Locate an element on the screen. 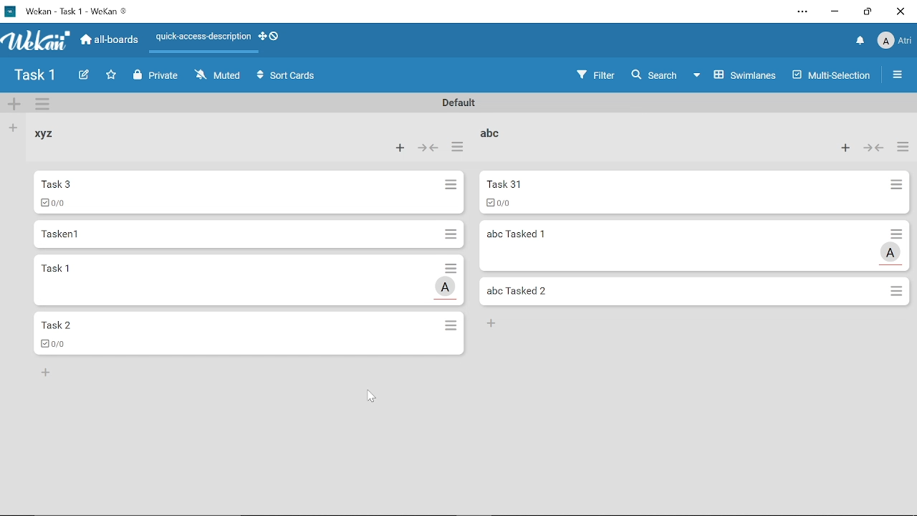 The image size is (917, 516). Create is located at coordinates (83, 76).